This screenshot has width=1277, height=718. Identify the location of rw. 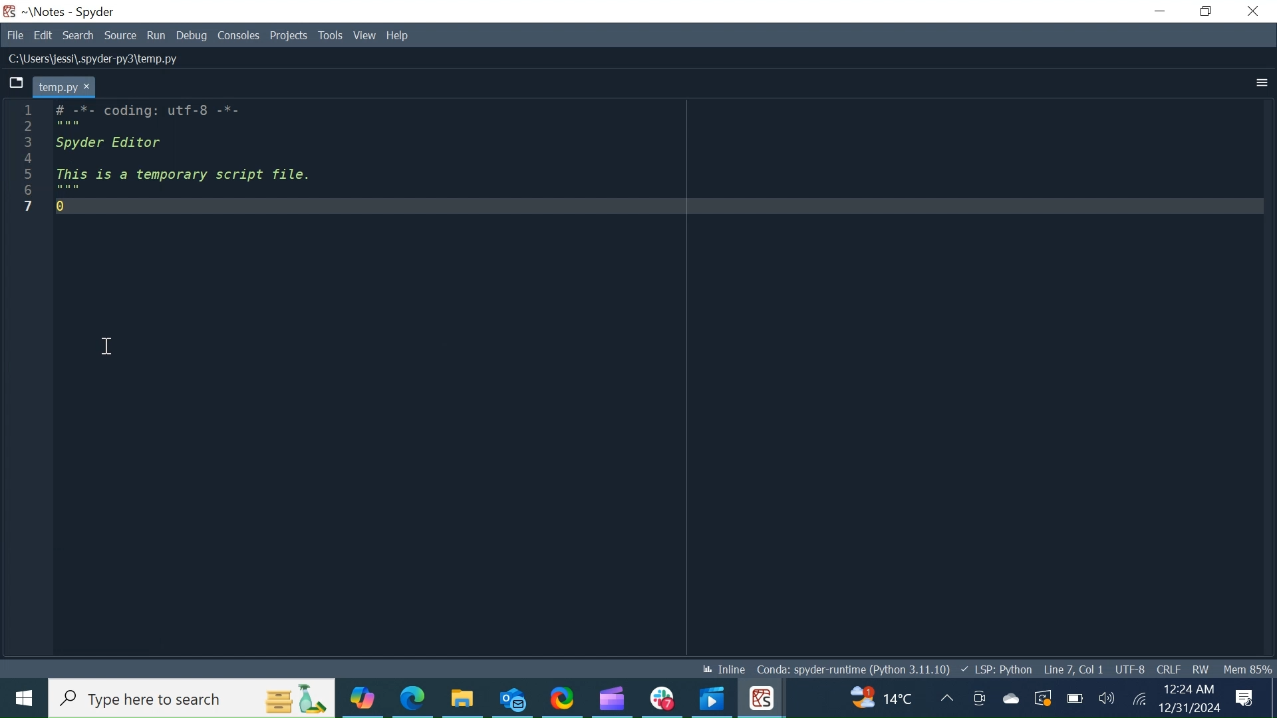
(1201, 669).